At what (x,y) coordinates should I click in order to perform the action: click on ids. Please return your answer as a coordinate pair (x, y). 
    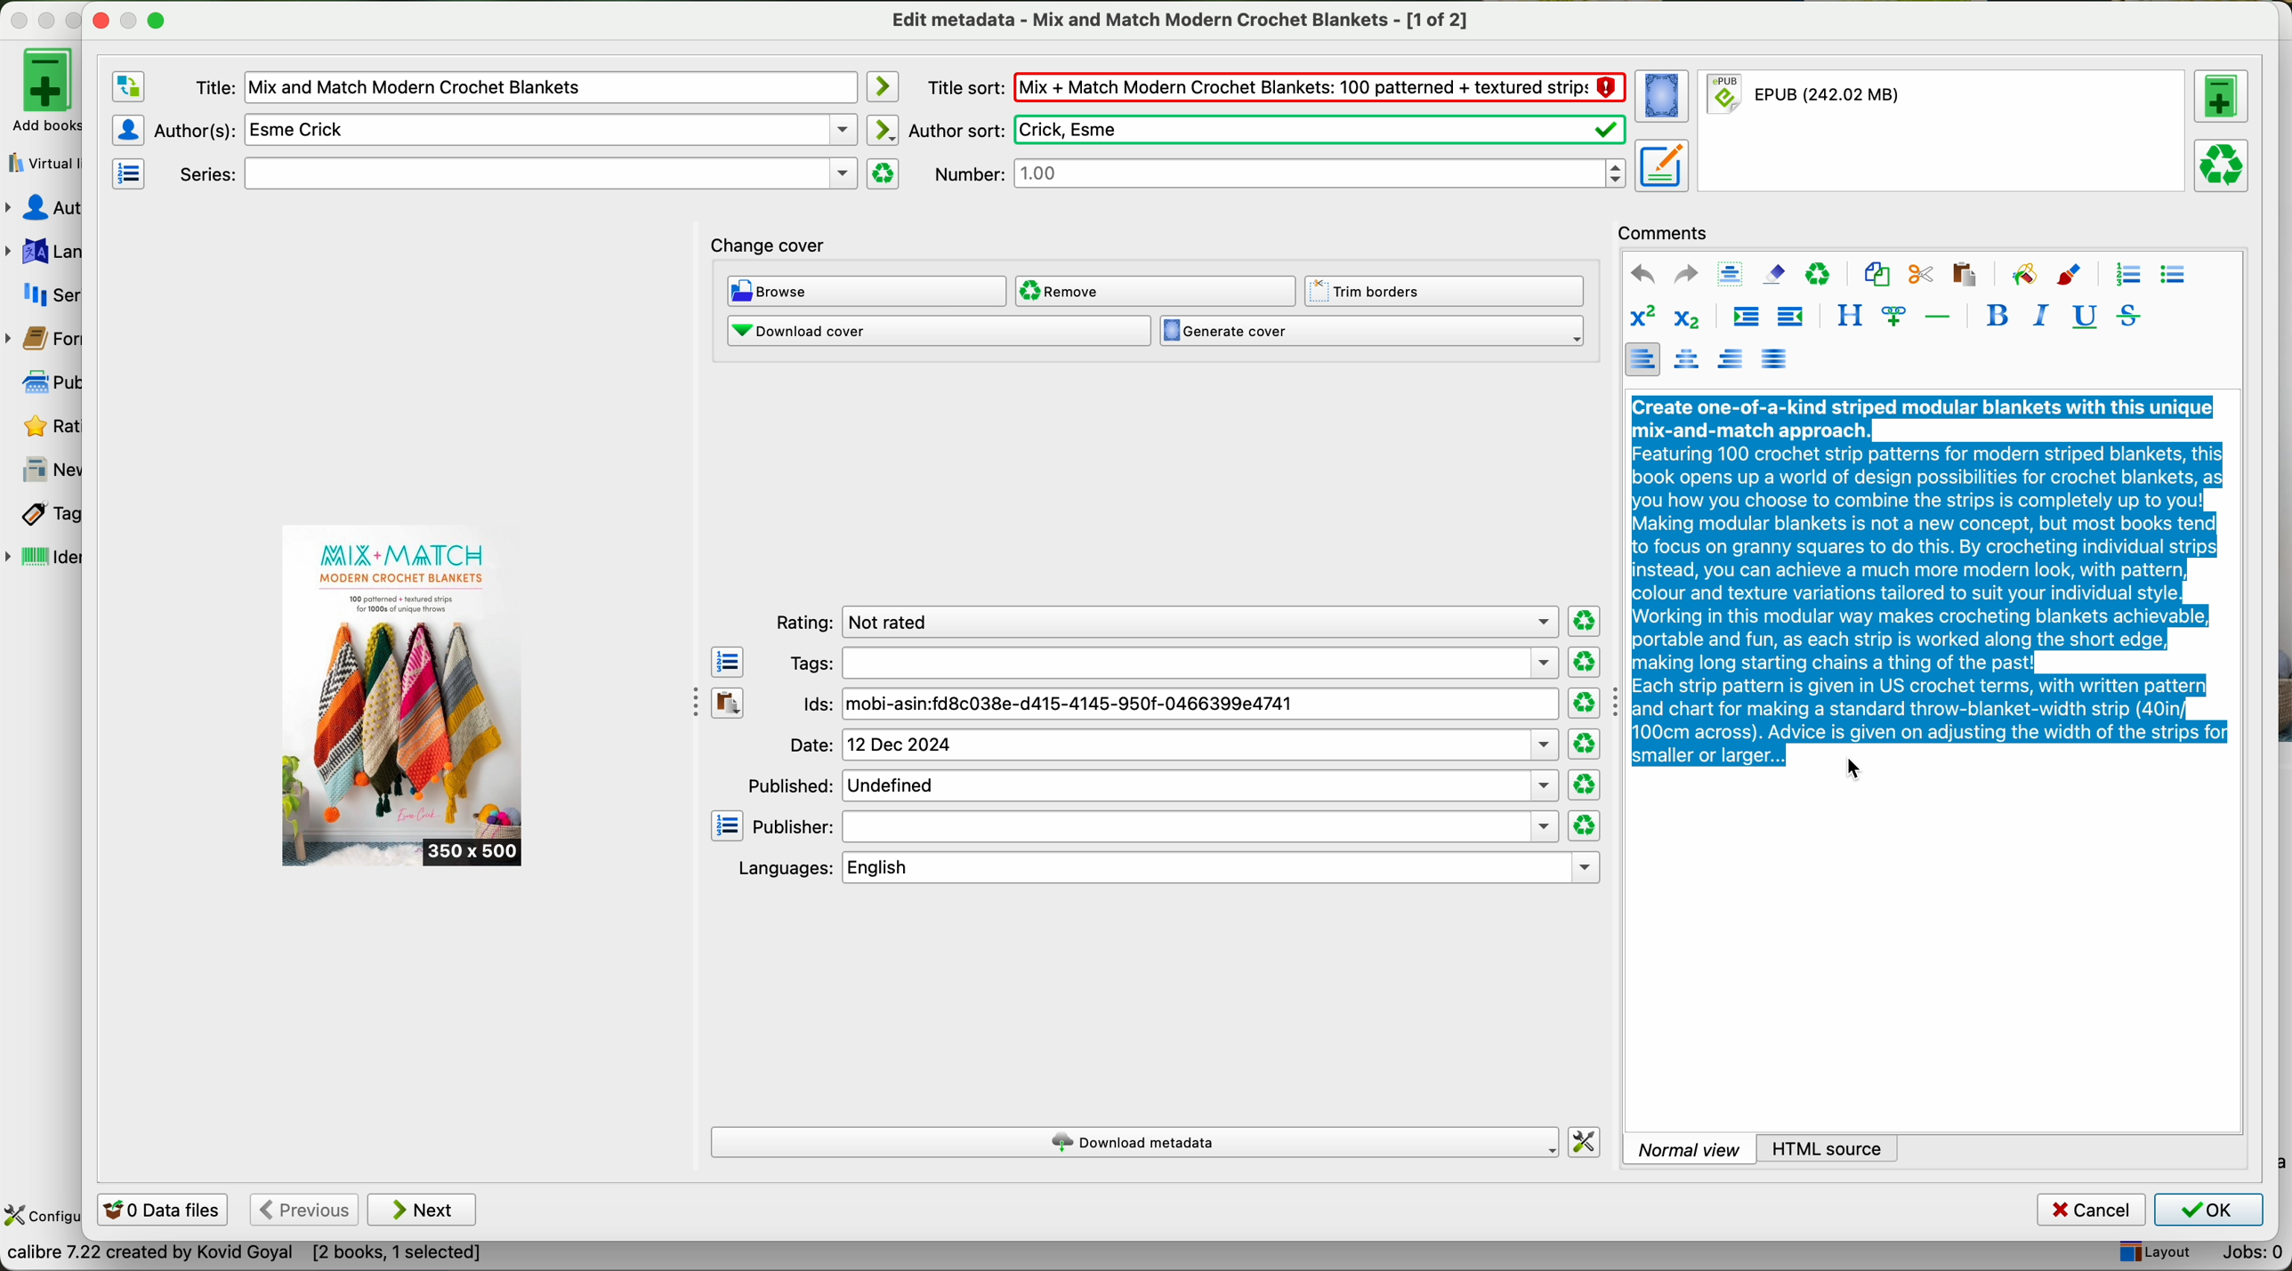
    Looking at the image, I should click on (1179, 705).